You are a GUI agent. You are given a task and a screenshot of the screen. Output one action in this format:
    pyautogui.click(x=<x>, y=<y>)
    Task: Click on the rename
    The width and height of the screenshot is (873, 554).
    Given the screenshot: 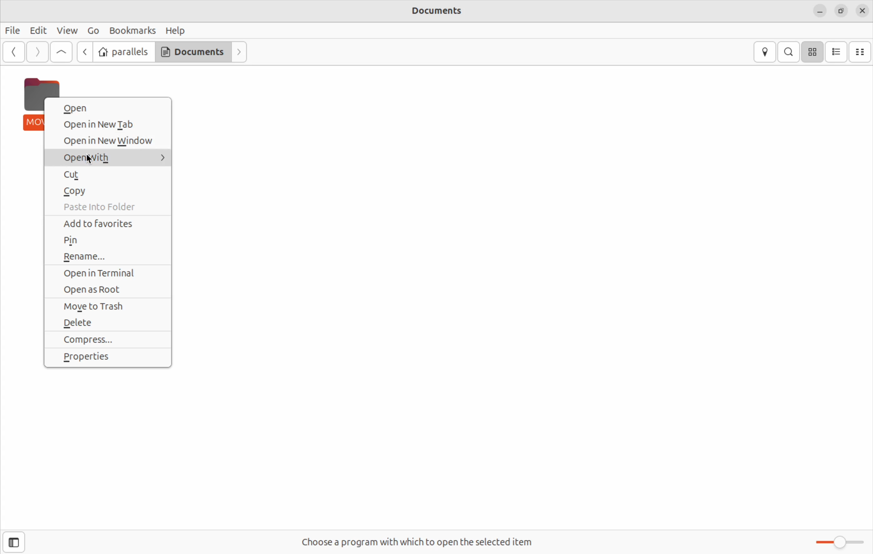 What is the action you would take?
    pyautogui.click(x=108, y=256)
    